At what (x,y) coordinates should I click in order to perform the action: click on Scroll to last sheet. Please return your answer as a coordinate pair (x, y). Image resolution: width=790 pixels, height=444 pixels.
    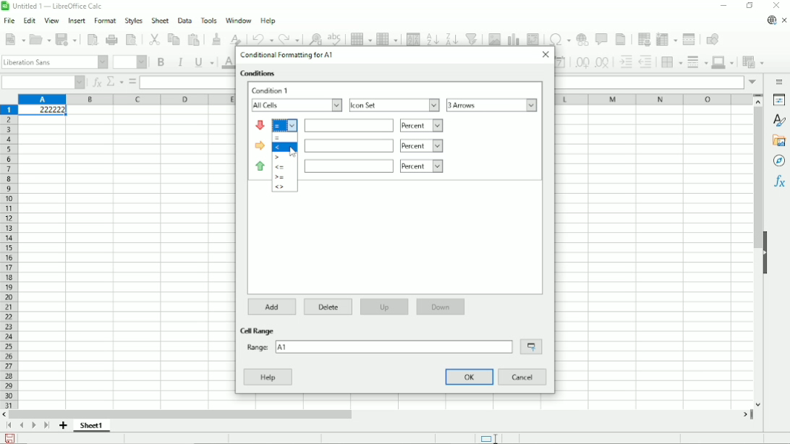
    Looking at the image, I should click on (46, 426).